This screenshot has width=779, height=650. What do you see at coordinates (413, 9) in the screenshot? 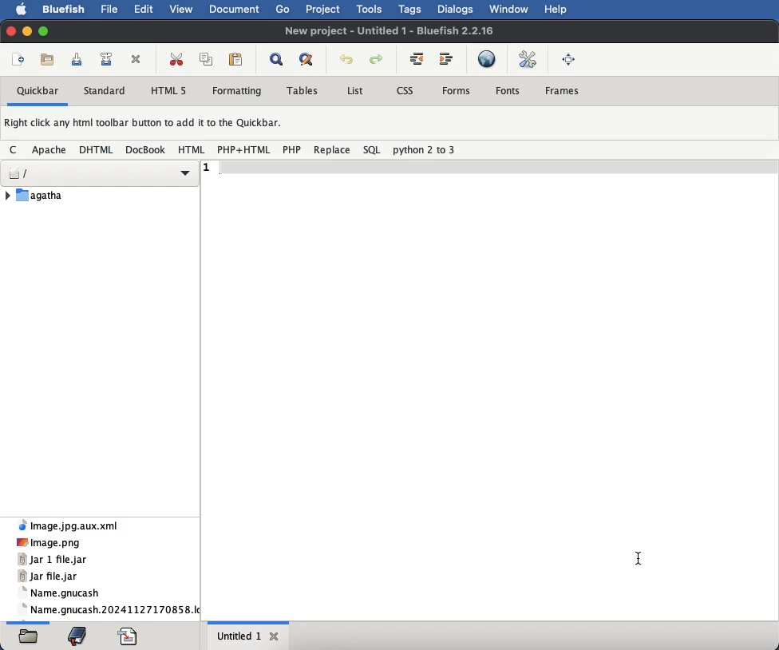
I see `tags` at bounding box center [413, 9].